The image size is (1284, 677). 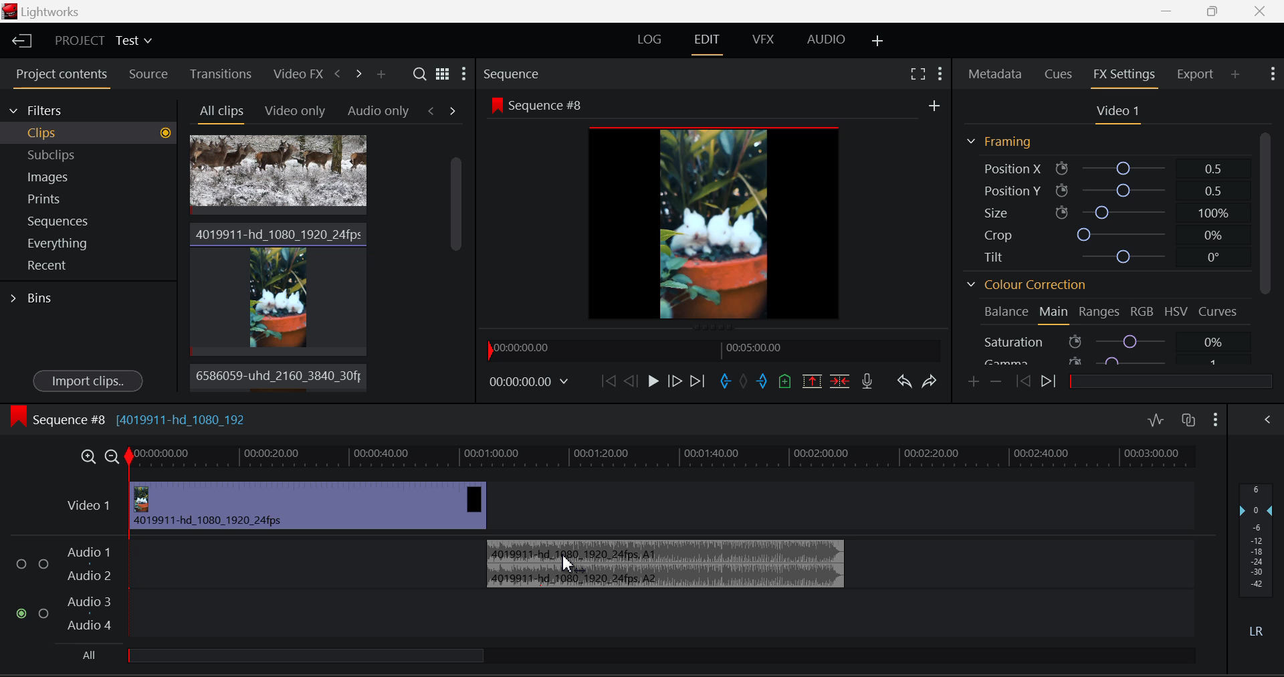 What do you see at coordinates (89, 155) in the screenshot?
I see `Subclips` at bounding box center [89, 155].